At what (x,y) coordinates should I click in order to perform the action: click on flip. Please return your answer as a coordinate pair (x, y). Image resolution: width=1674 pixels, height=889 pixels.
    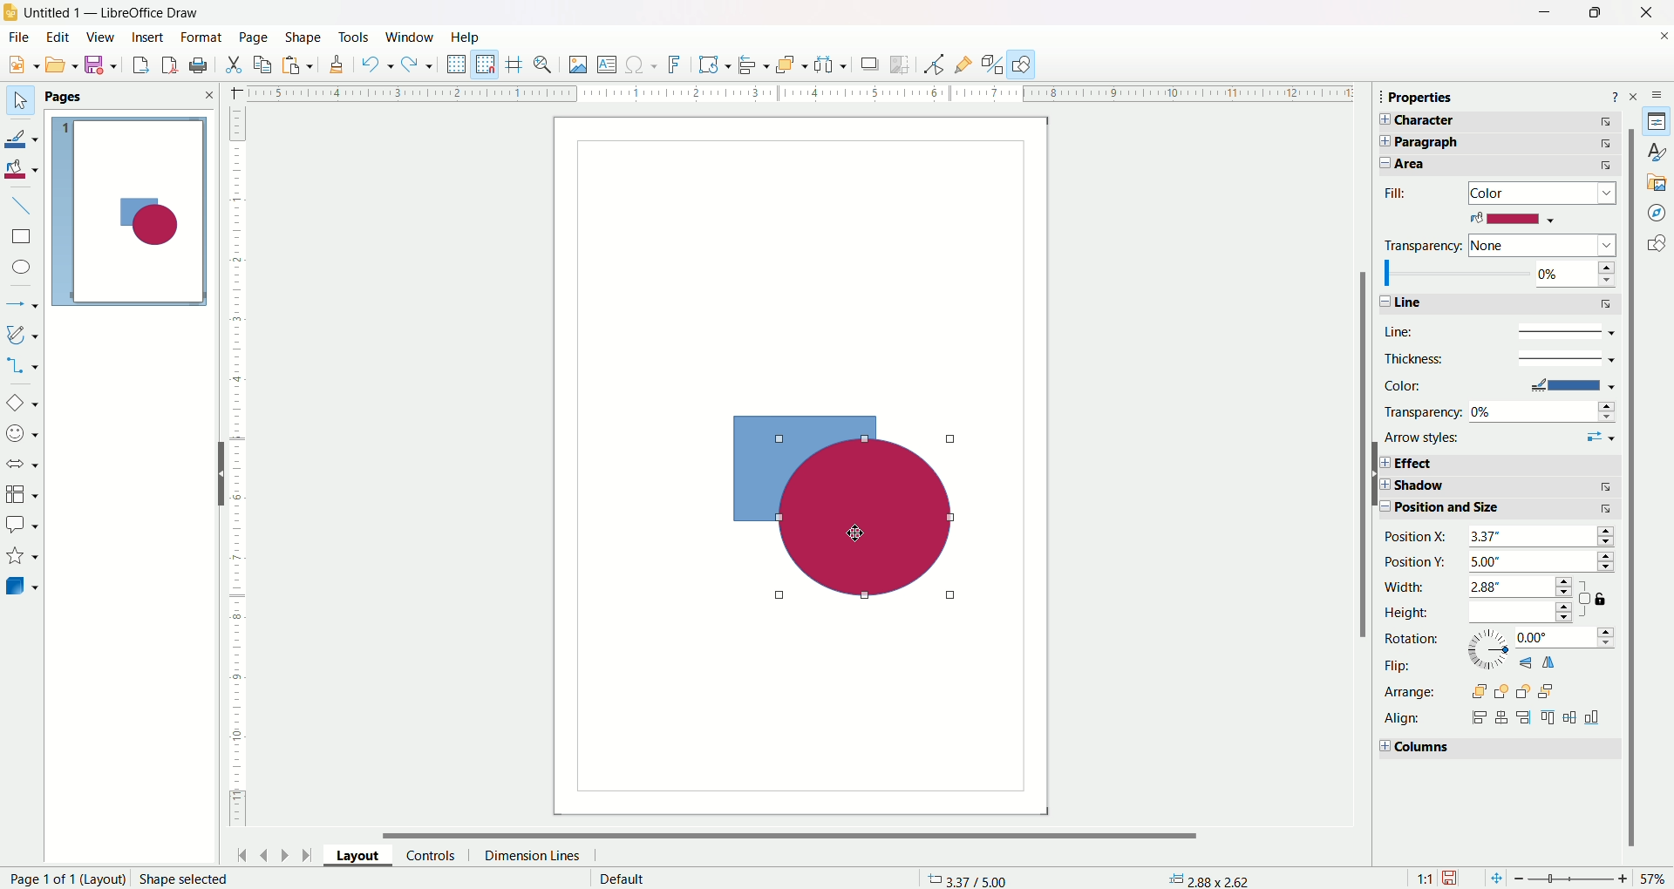
    Looking at the image, I should click on (1476, 666).